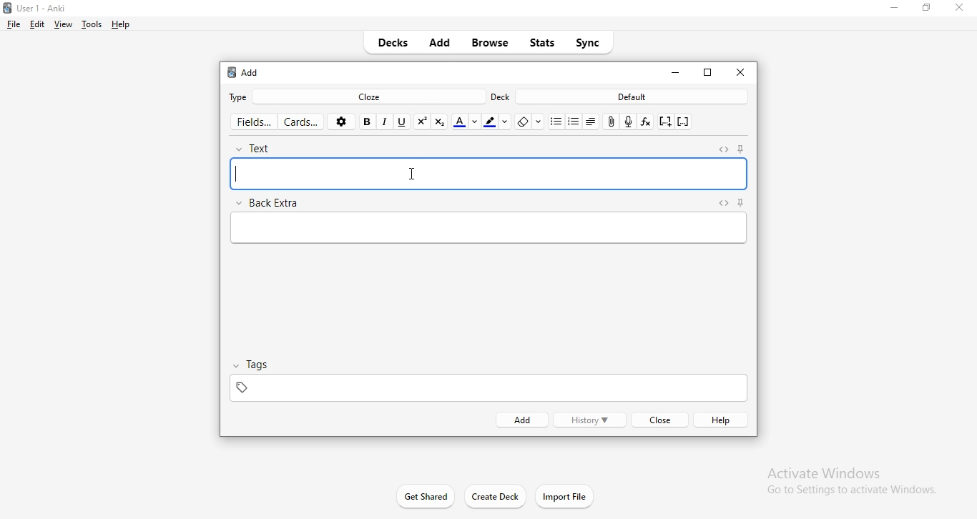 The image size is (977, 519). Describe the element at coordinates (674, 72) in the screenshot. I see `close` at that location.